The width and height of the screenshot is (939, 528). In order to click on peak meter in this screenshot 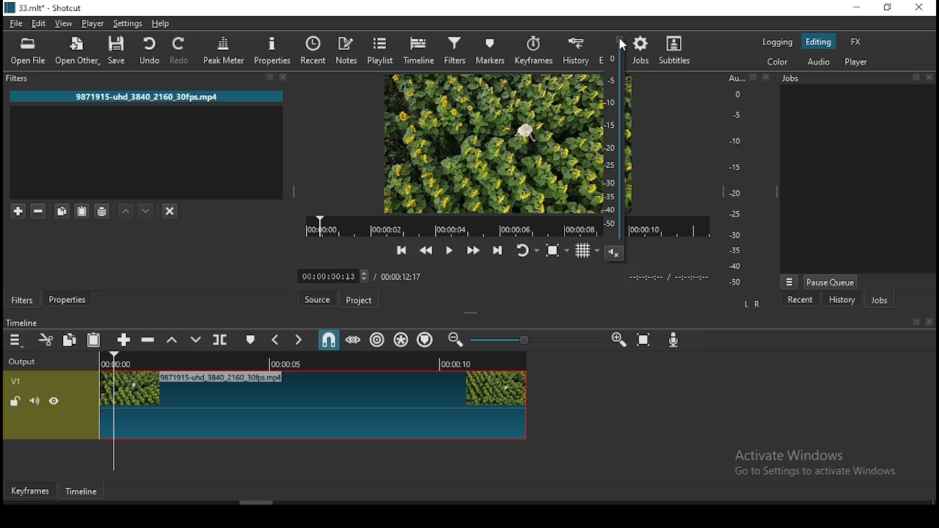, I will do `click(225, 51)`.